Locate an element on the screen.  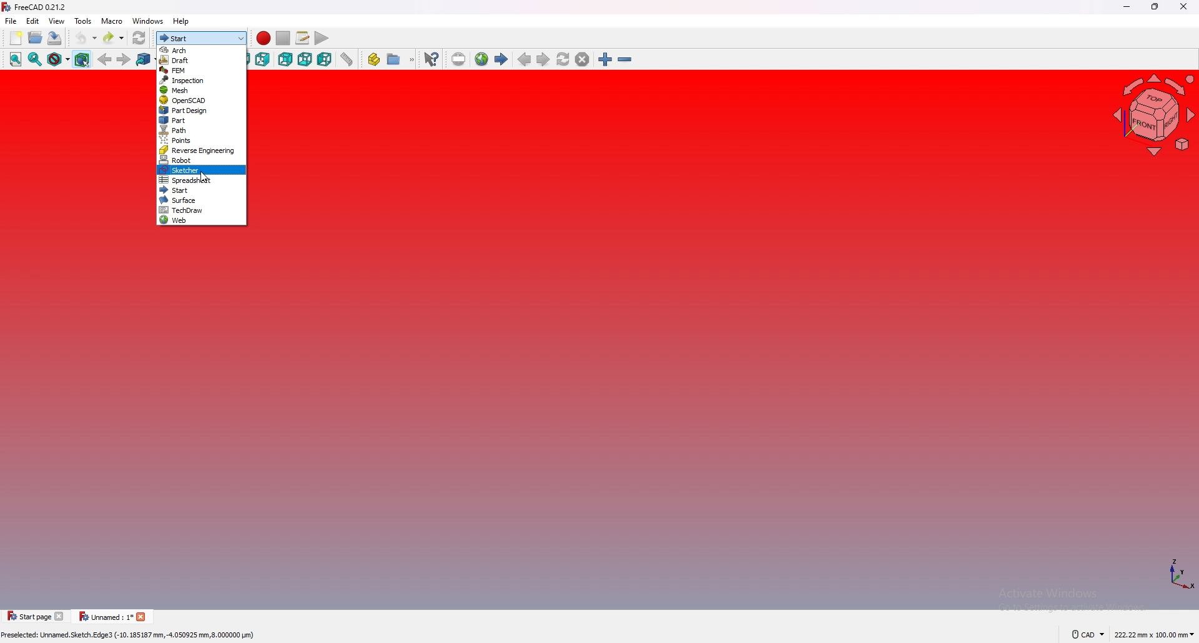
techdraw is located at coordinates (202, 209).